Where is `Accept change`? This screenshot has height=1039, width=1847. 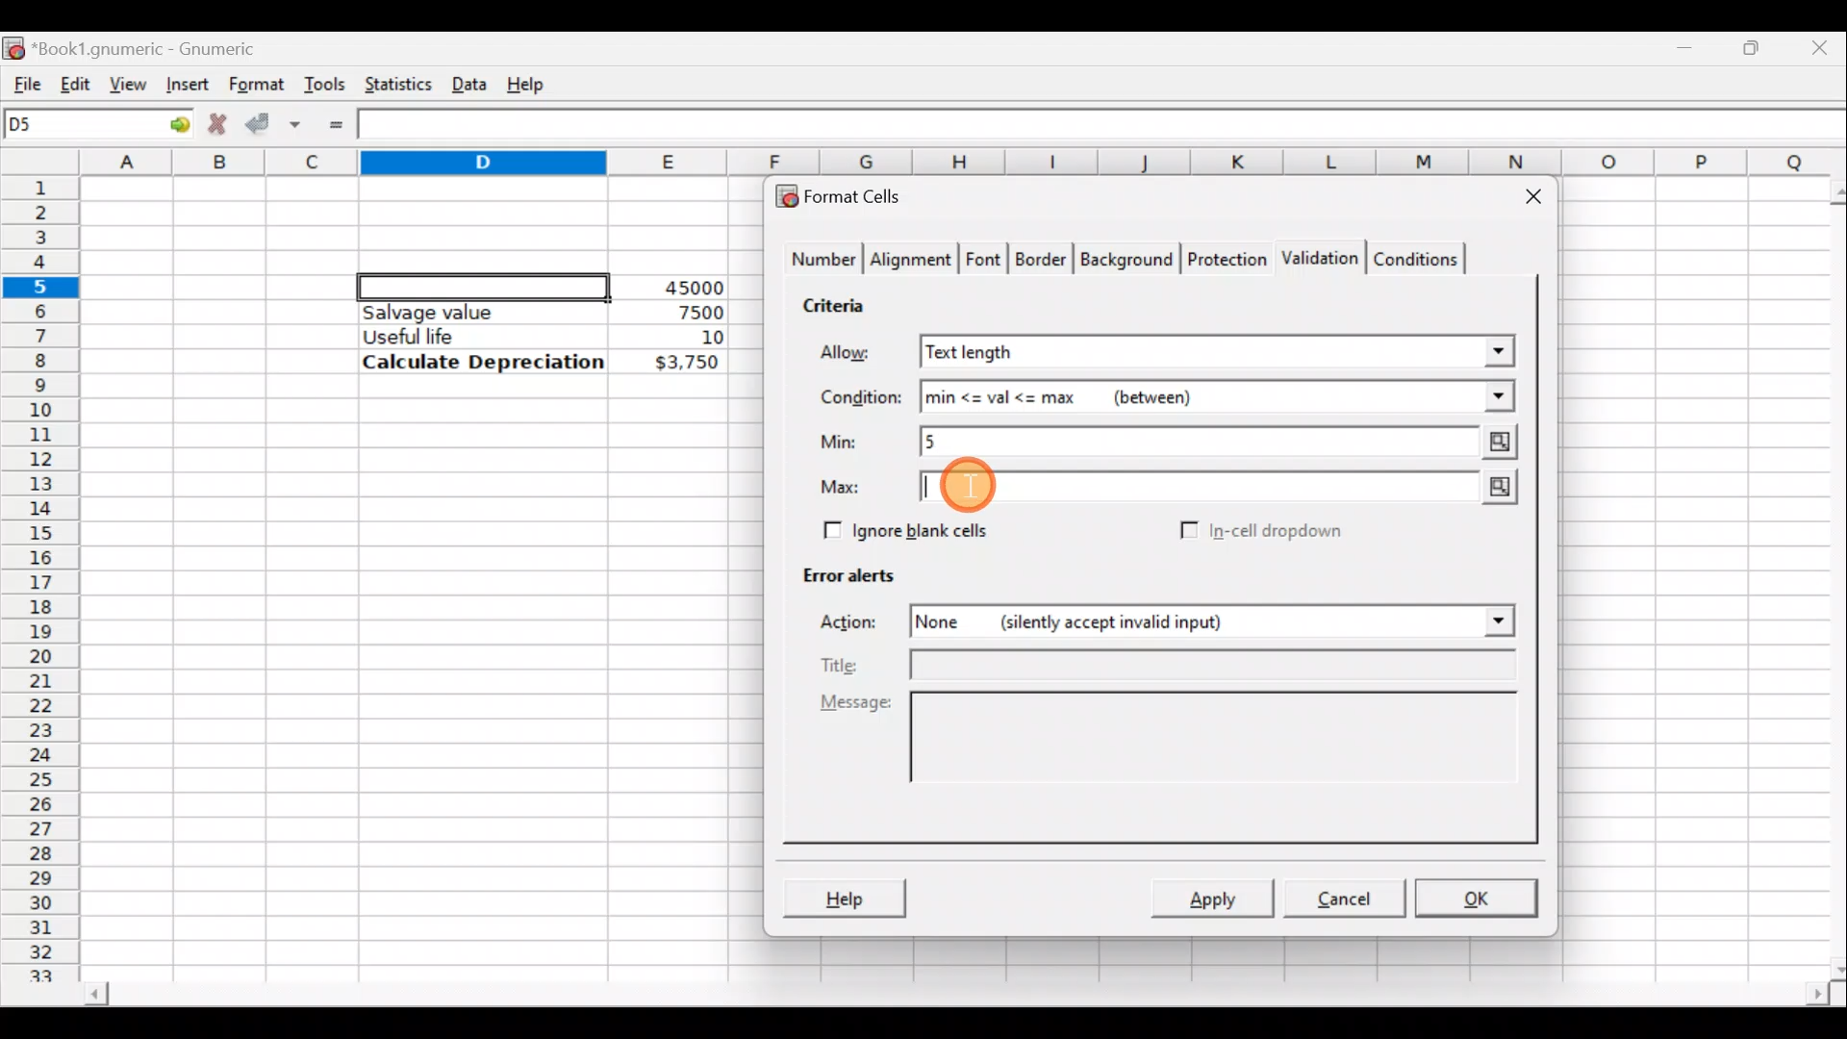
Accept change is located at coordinates (273, 121).